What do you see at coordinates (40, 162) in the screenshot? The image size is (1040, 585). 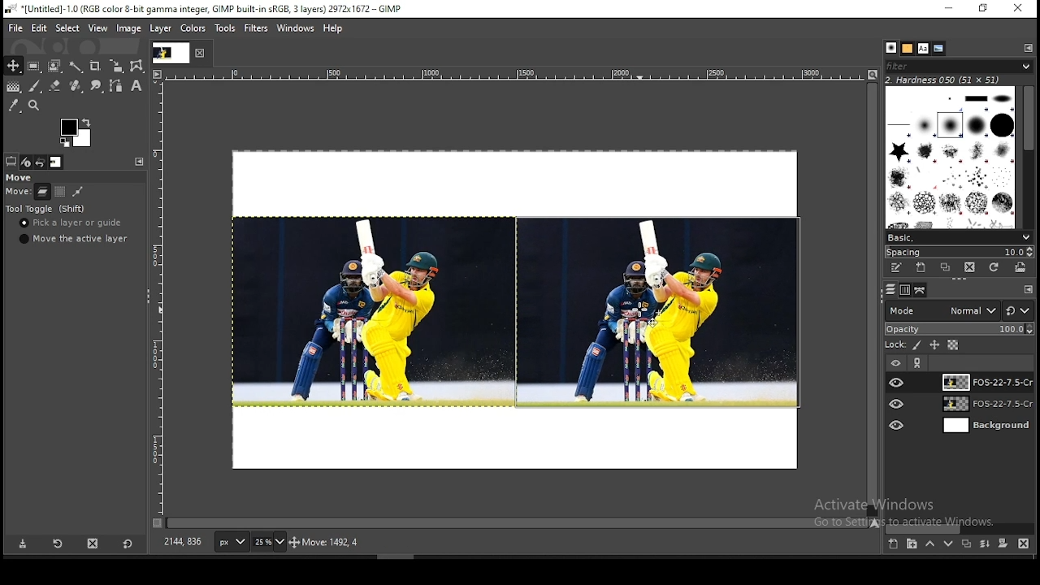 I see `undo history` at bounding box center [40, 162].